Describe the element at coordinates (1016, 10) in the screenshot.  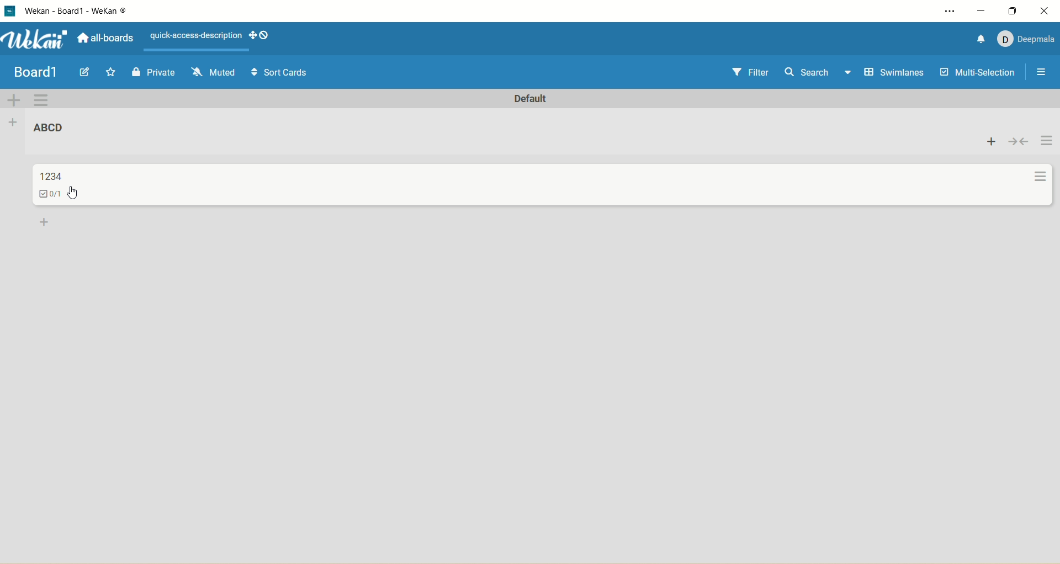
I see `maximize` at that location.